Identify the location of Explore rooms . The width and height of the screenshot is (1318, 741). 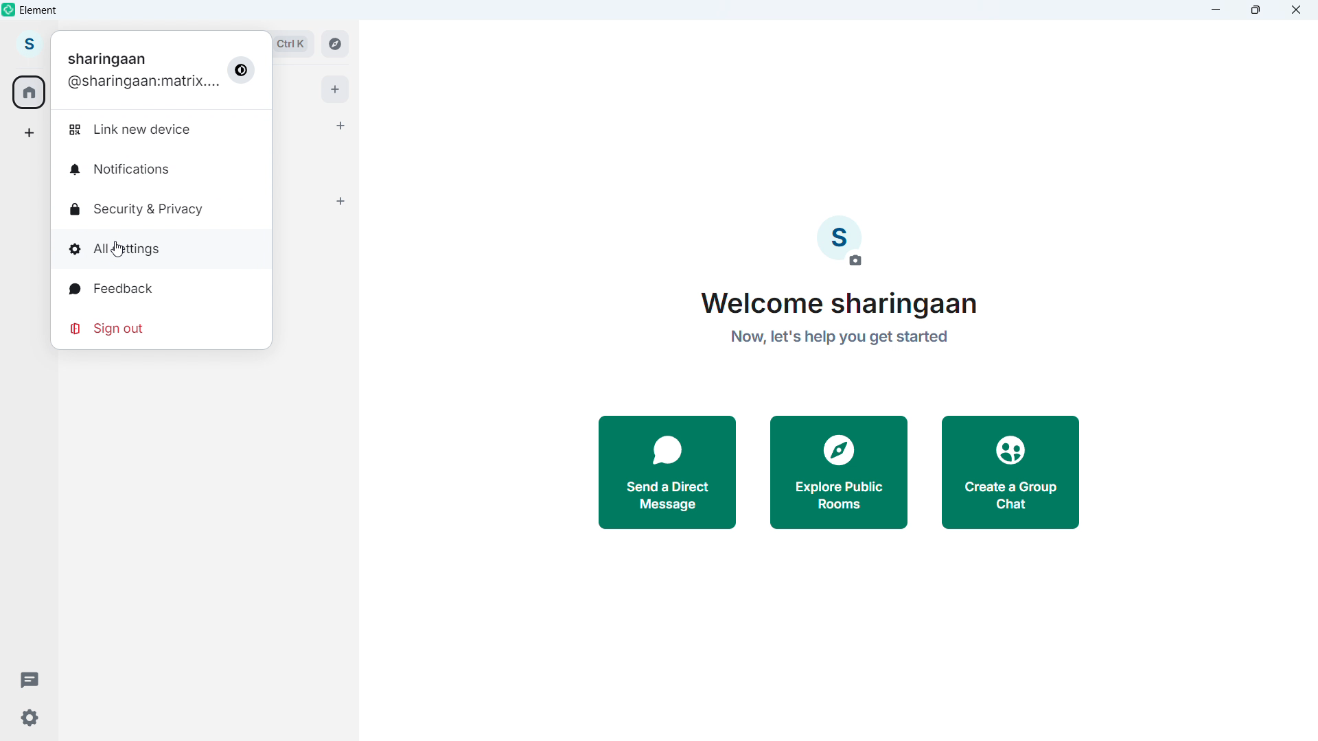
(334, 45).